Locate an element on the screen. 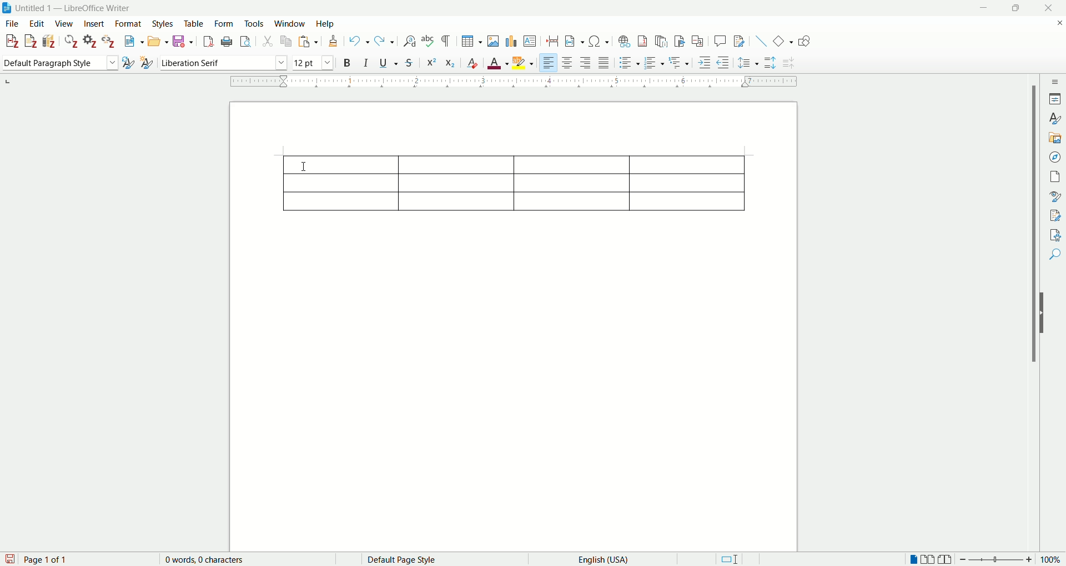 This screenshot has width=1066, height=566. superscript is located at coordinates (431, 63).